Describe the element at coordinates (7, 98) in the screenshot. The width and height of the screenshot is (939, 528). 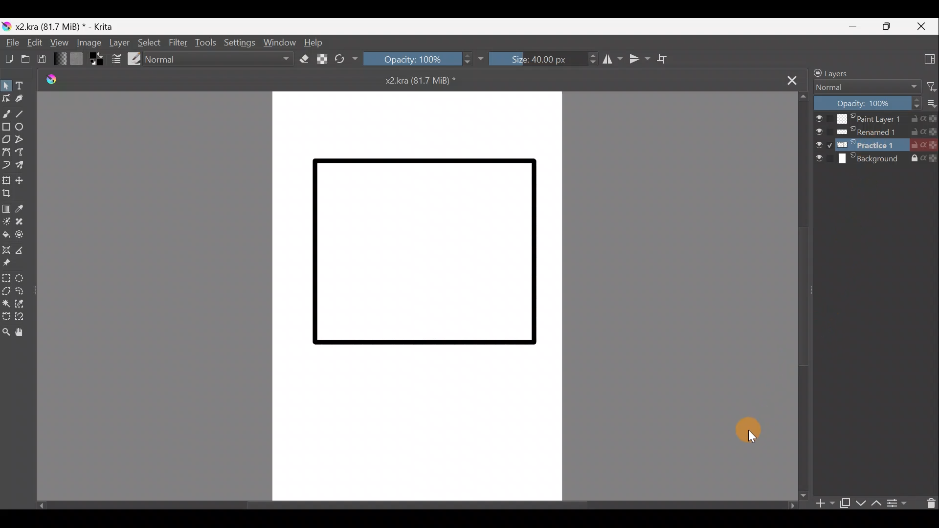
I see `Edit shapes tool` at that location.